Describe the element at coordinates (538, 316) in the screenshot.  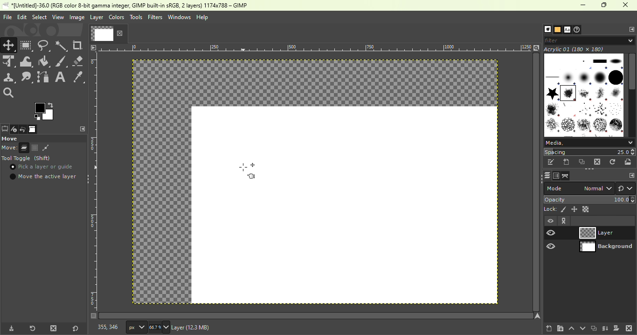
I see `Navigate` at that location.